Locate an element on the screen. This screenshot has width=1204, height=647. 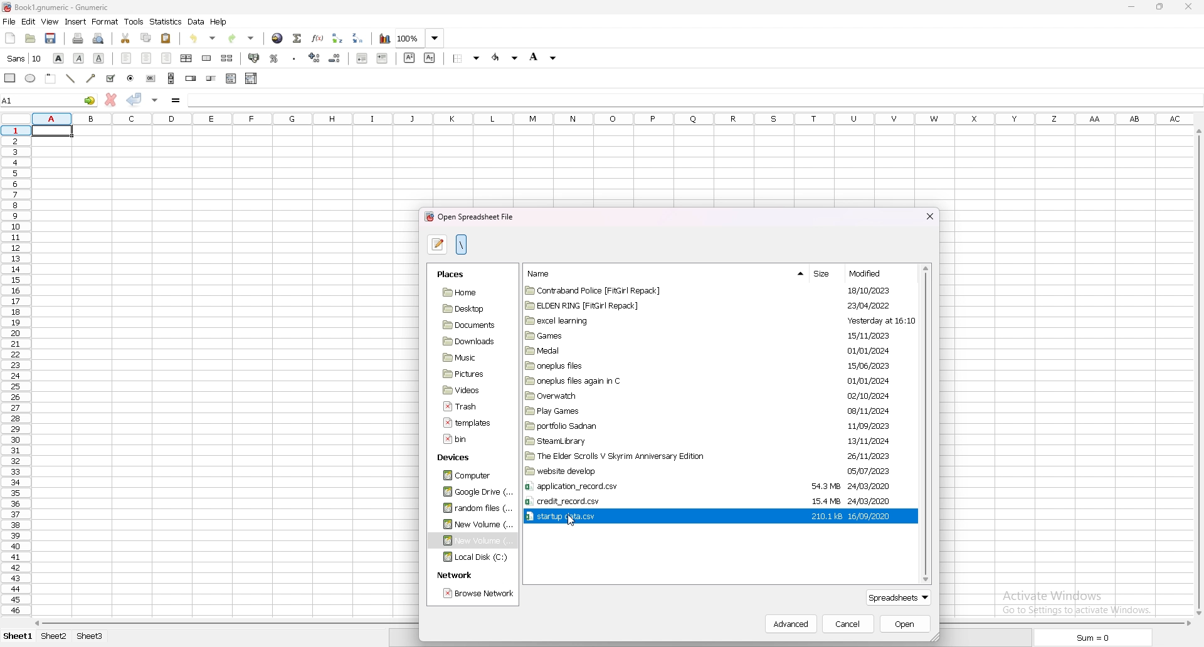
sort ascending is located at coordinates (338, 38).